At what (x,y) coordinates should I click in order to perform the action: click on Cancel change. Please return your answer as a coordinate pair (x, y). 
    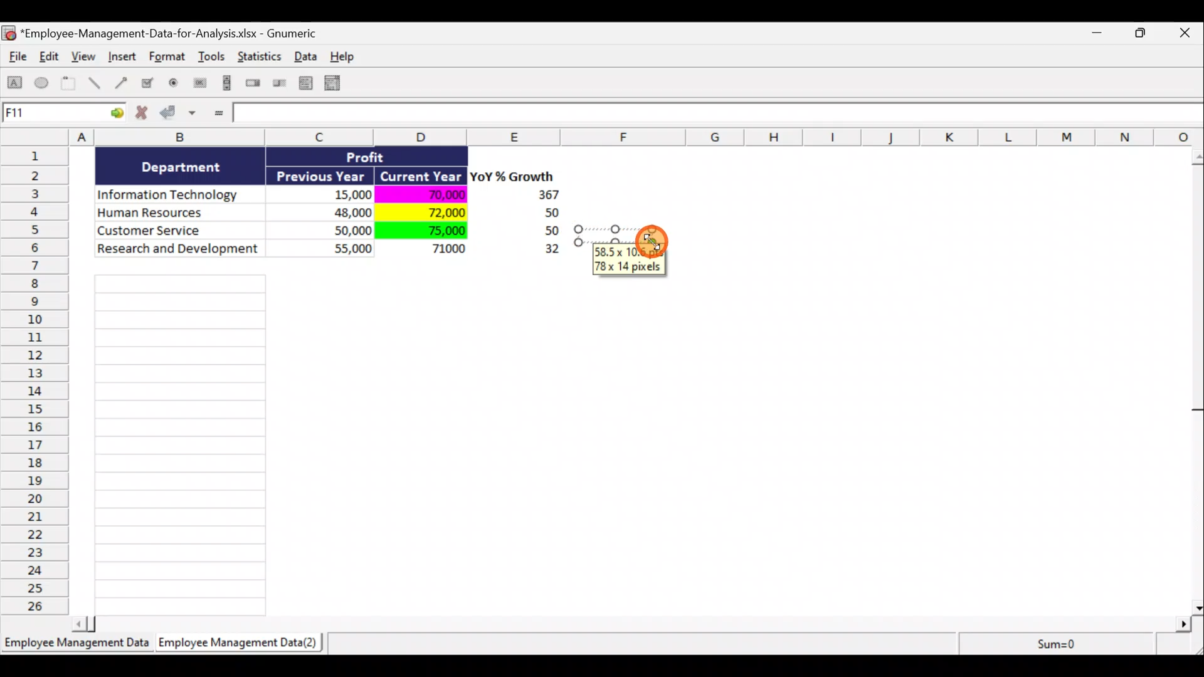
    Looking at the image, I should click on (145, 115).